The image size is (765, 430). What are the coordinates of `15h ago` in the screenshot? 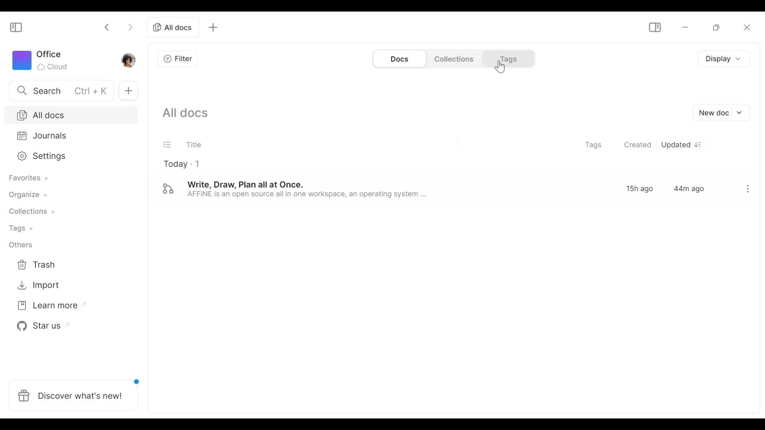 It's located at (639, 188).